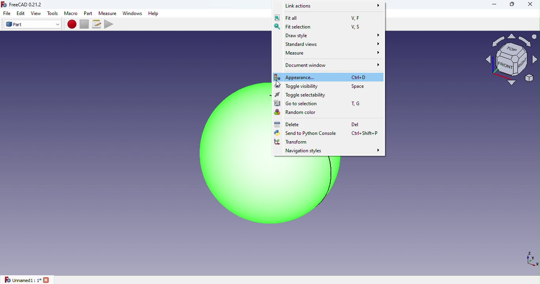 This screenshot has height=284, width=540. Describe the element at coordinates (24, 5) in the screenshot. I see `FreeCAD logo` at that location.